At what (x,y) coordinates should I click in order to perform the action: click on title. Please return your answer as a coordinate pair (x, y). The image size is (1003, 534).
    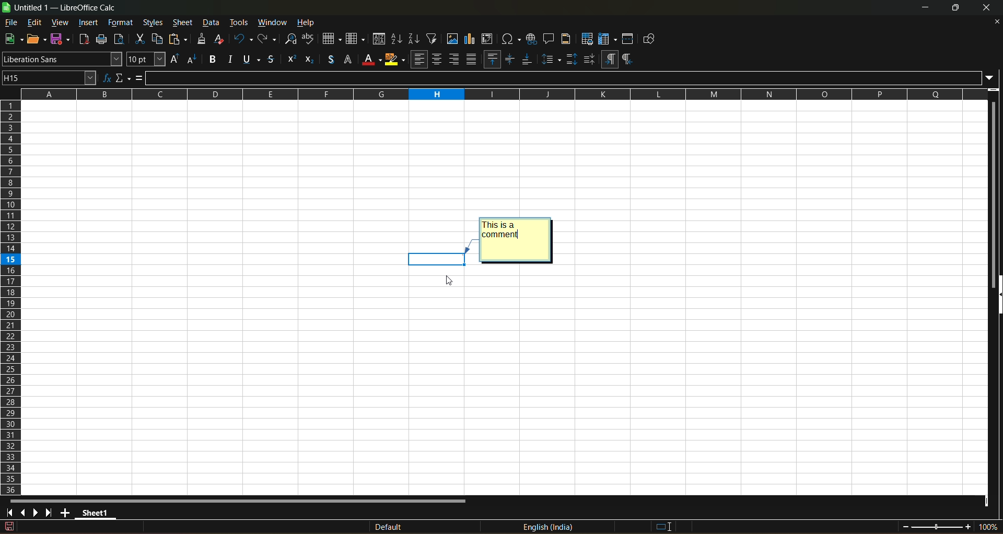
    Looking at the image, I should click on (65, 8).